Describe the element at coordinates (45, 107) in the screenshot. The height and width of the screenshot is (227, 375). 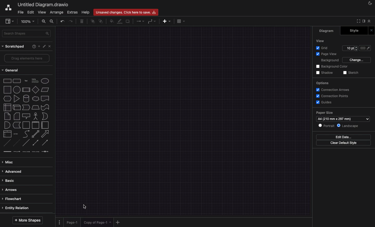
I see `tape` at that location.